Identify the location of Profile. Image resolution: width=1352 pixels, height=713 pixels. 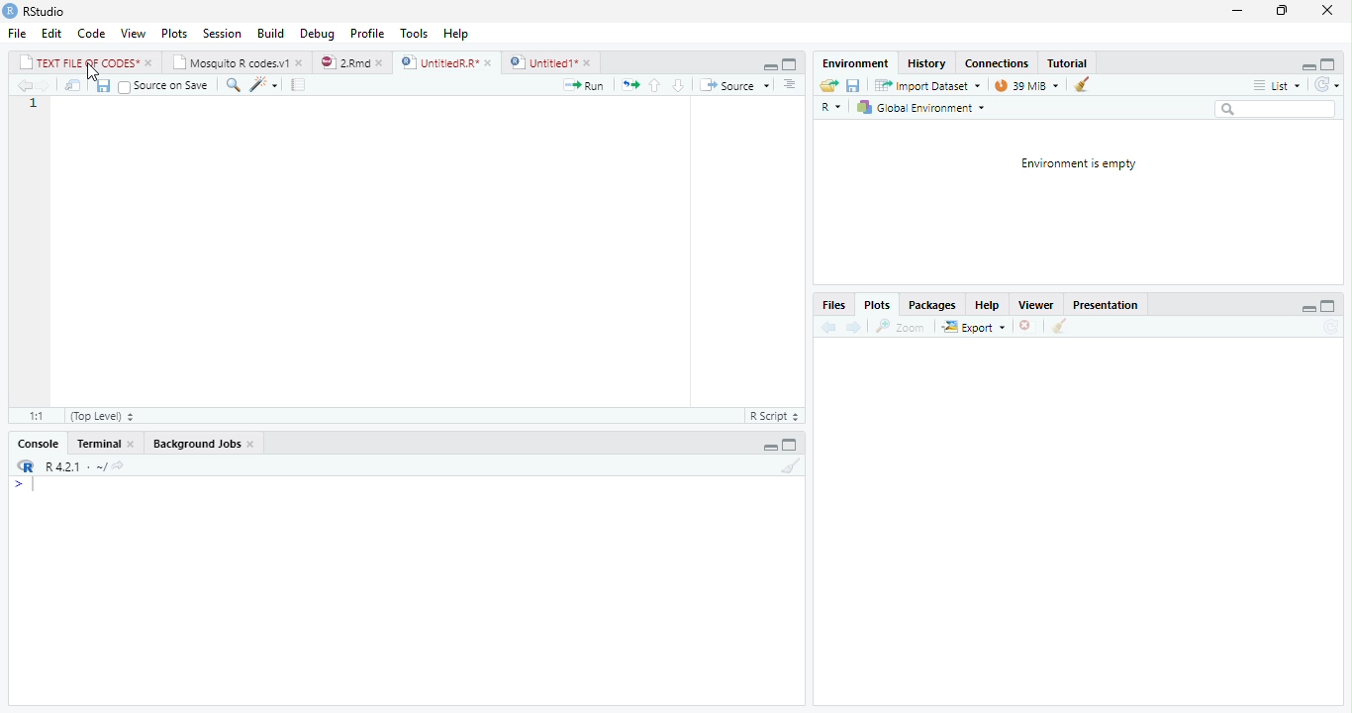
(368, 33).